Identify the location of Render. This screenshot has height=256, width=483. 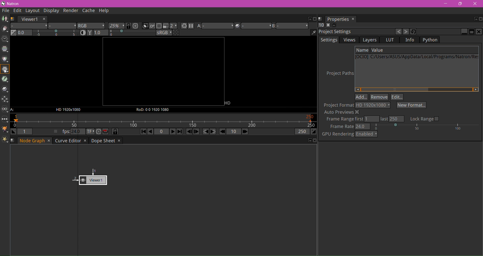
(70, 11).